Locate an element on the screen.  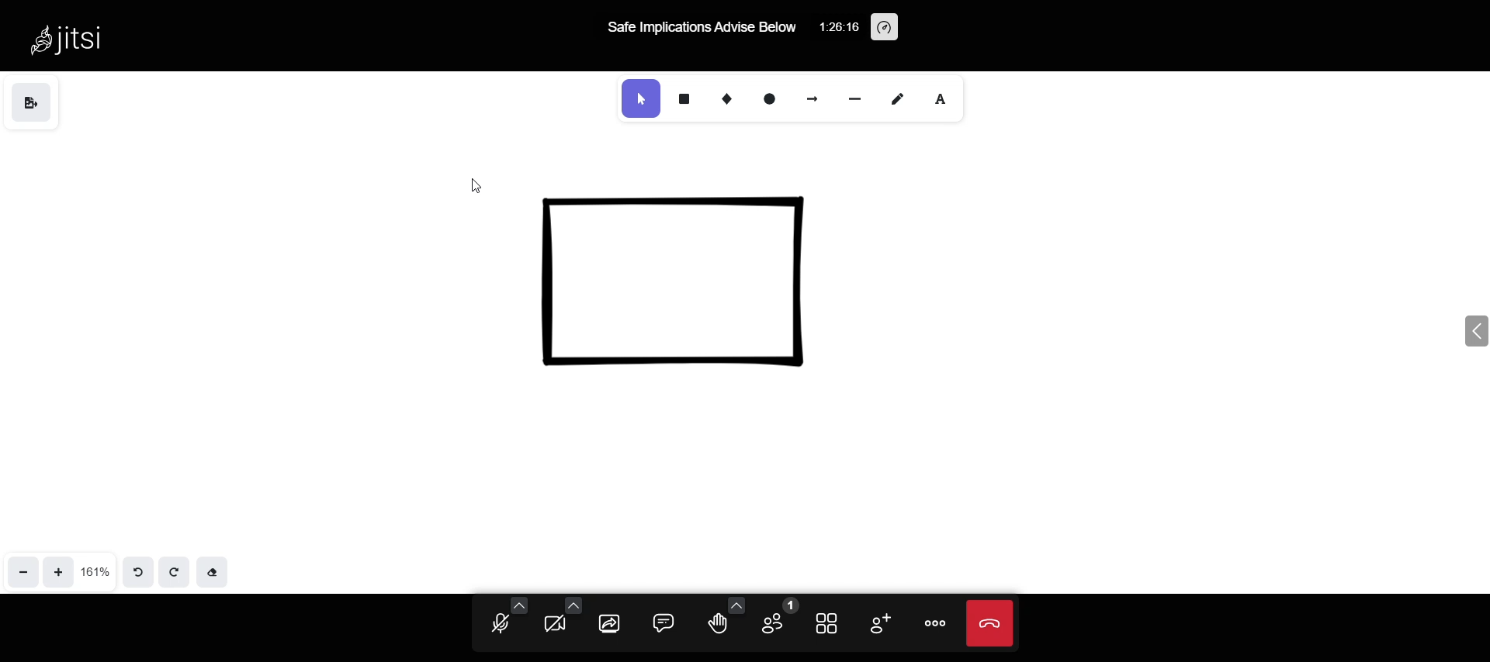
zoom out is located at coordinates (19, 574).